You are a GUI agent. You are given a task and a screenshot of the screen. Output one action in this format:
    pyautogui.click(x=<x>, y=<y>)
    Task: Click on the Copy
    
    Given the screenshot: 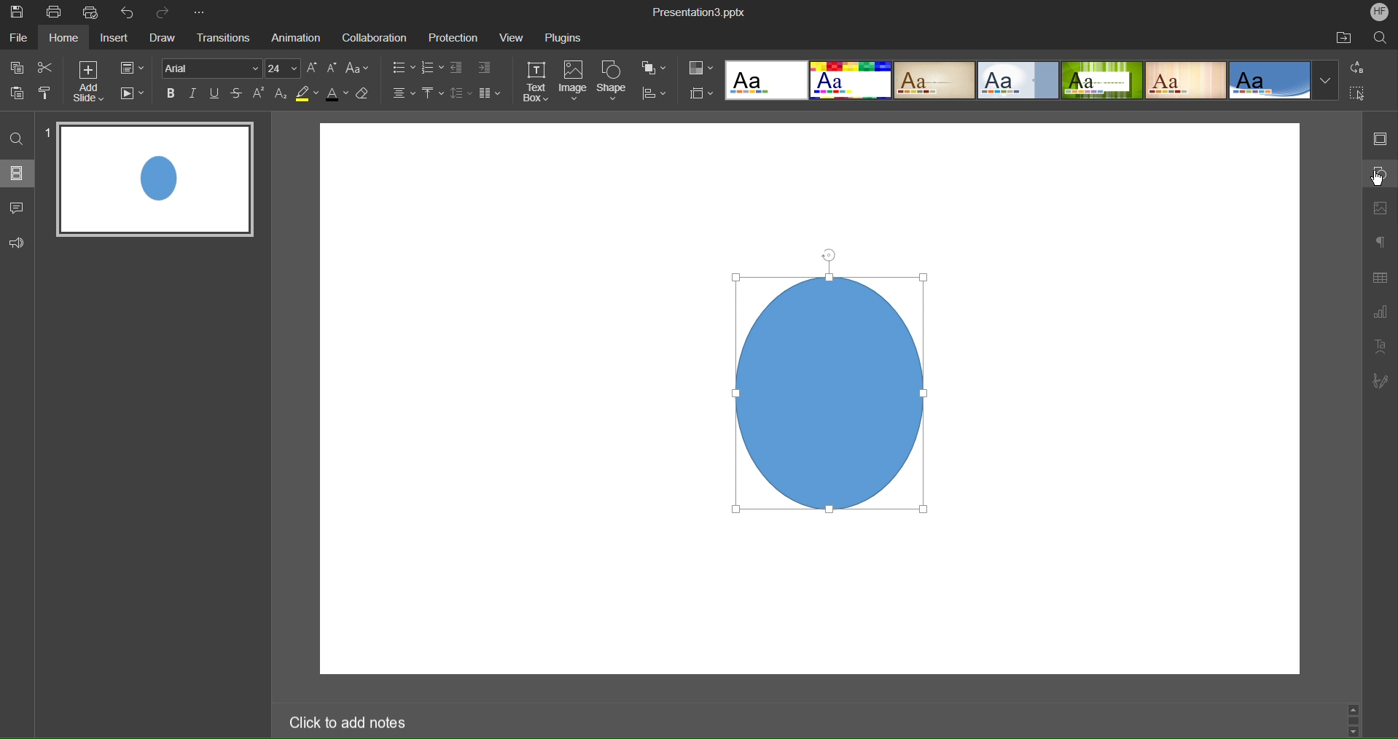 What is the action you would take?
    pyautogui.click(x=17, y=67)
    